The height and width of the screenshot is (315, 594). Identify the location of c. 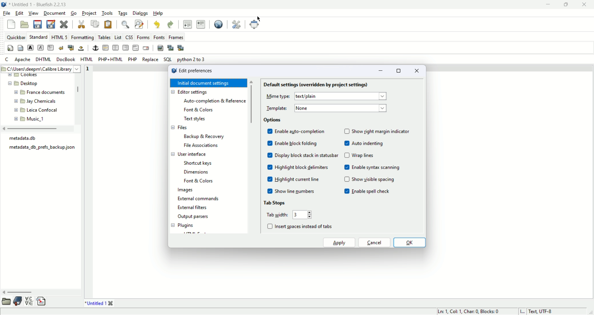
(7, 59).